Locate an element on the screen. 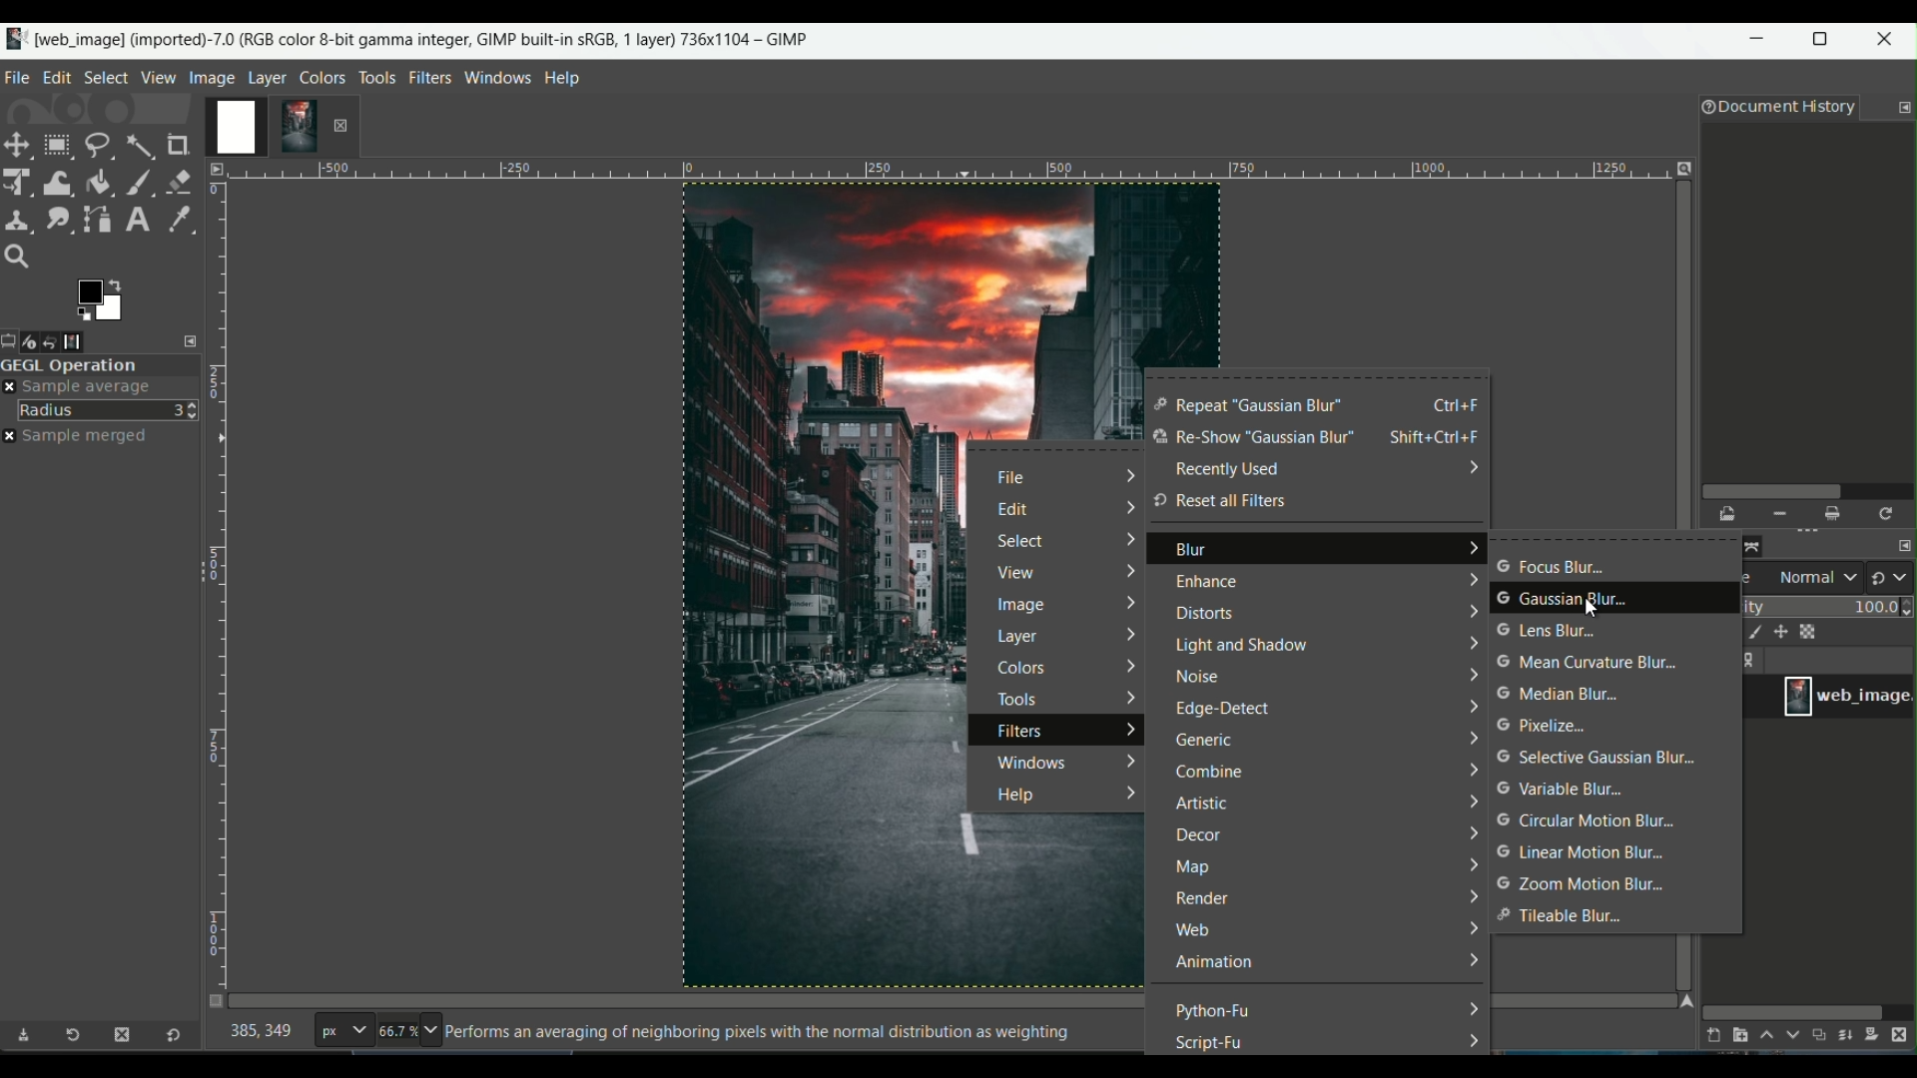 Image resolution: width=1917 pixels, height=1078 pixels. change mode is located at coordinates (1892, 576).